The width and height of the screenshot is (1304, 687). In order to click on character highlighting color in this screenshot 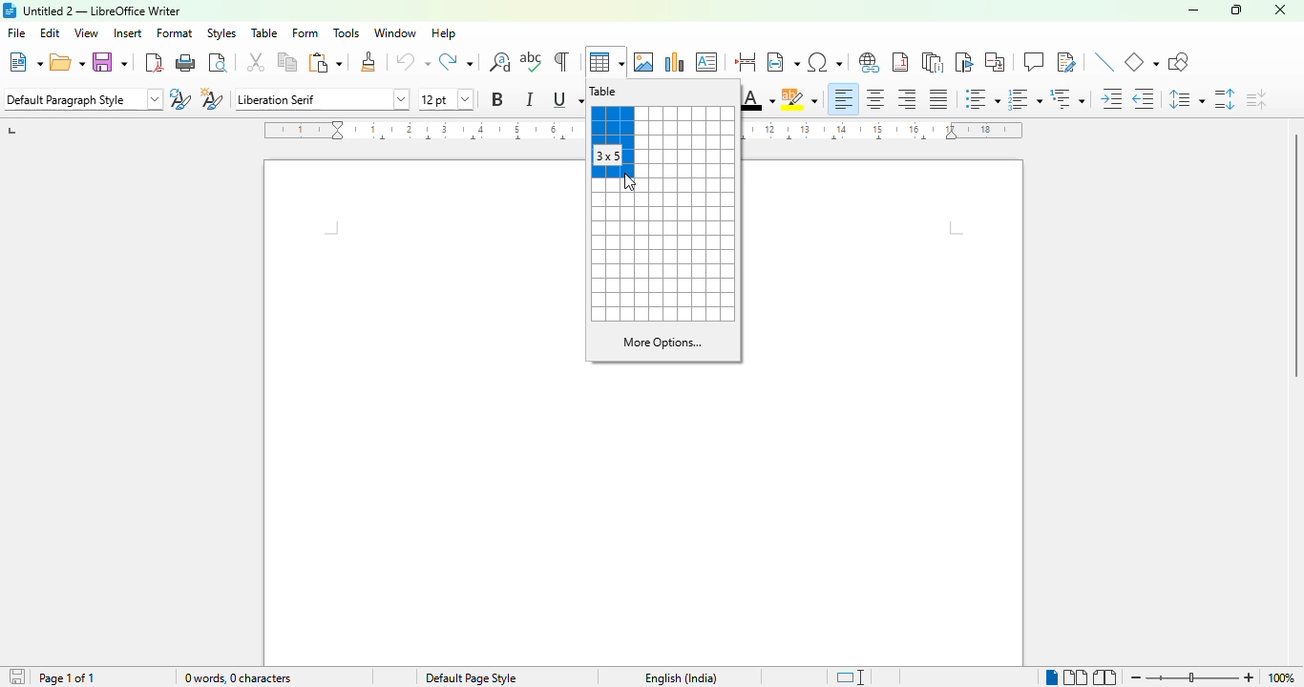, I will do `click(800, 100)`.